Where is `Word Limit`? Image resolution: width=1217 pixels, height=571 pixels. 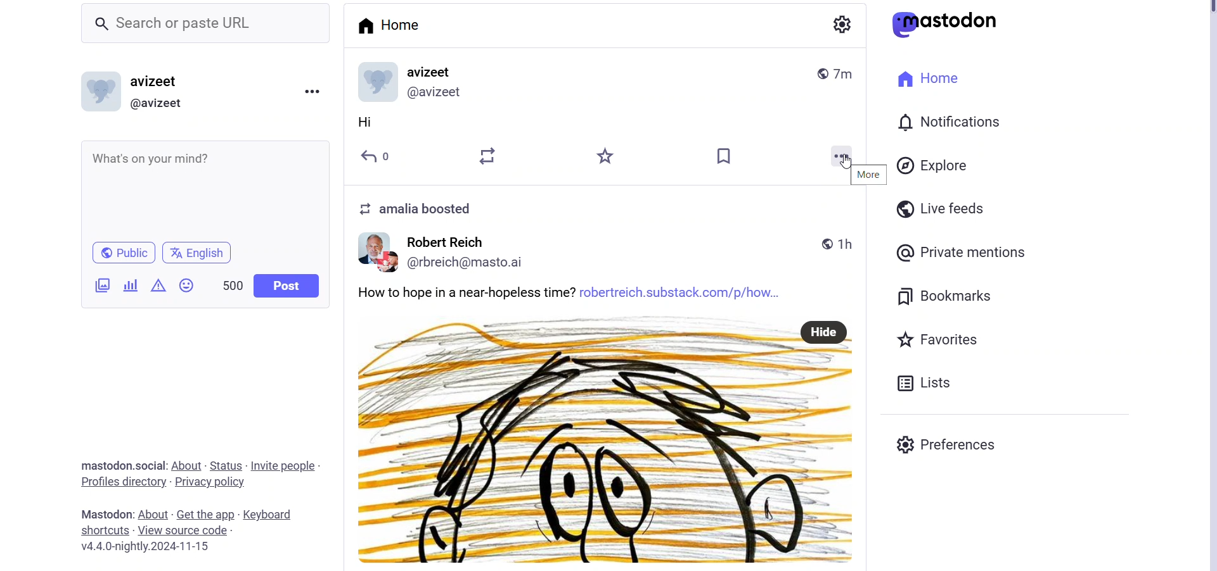
Word Limit is located at coordinates (233, 284).